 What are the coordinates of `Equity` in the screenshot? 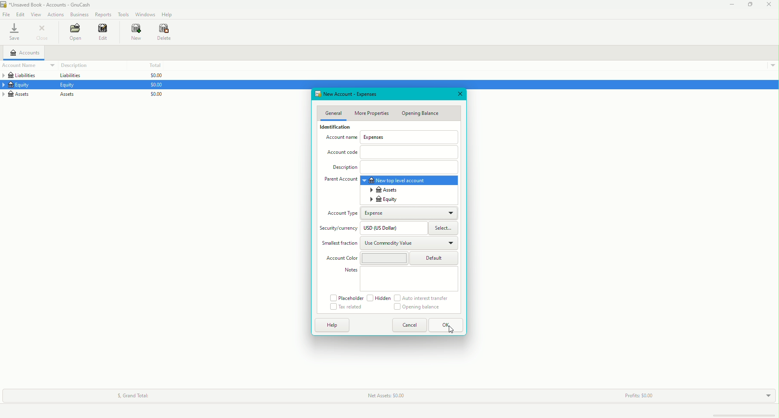 It's located at (382, 201).